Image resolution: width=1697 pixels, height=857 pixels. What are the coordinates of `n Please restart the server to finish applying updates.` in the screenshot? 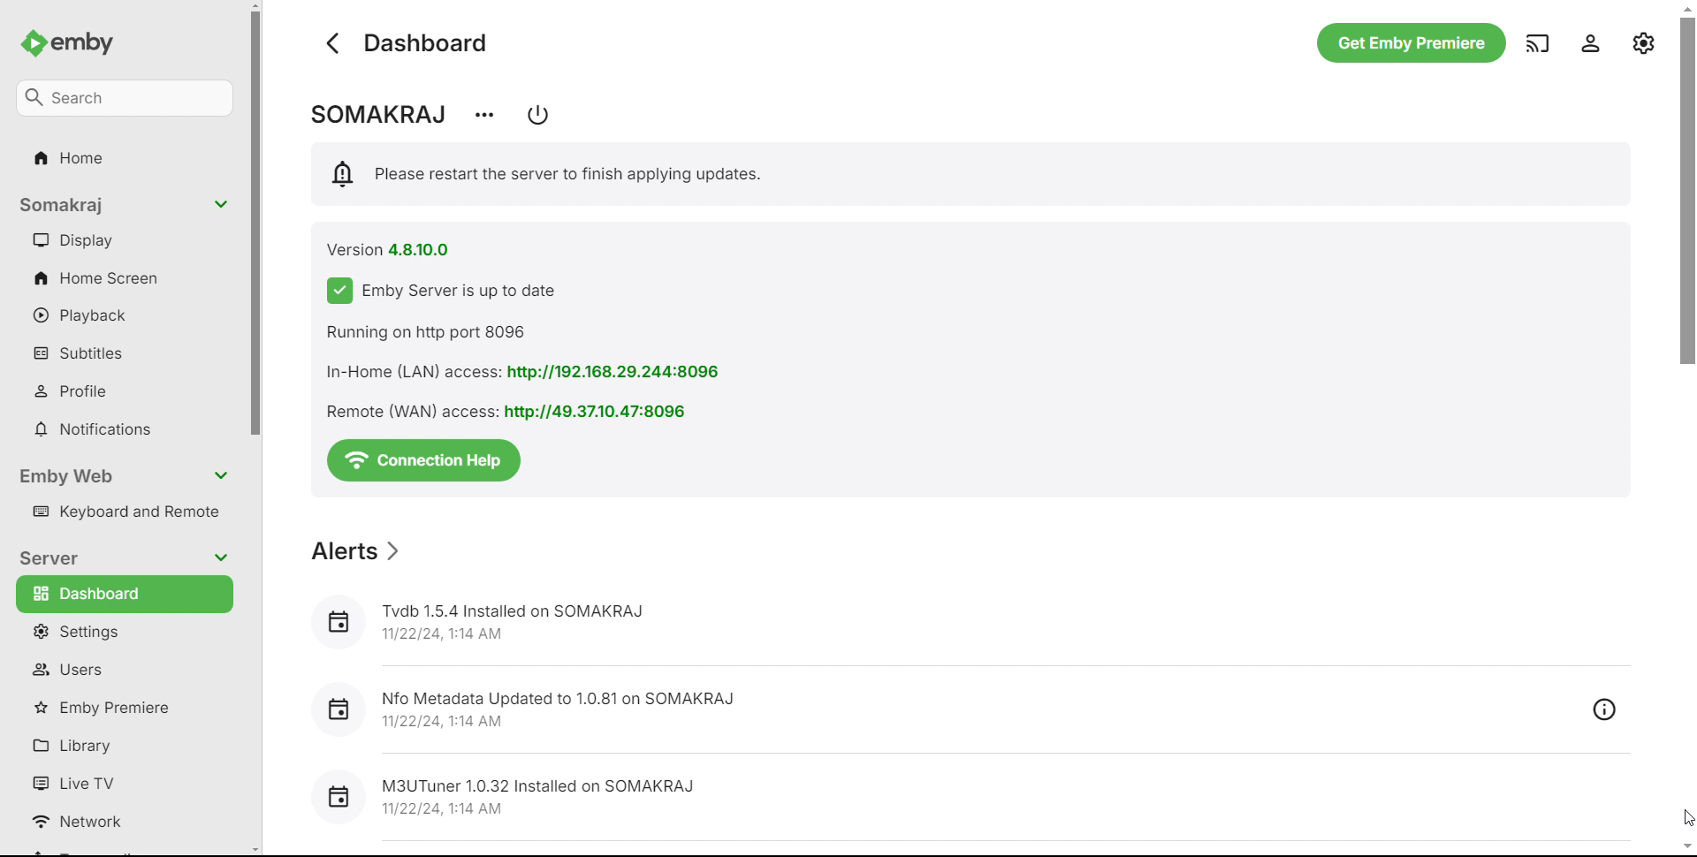 It's located at (550, 174).